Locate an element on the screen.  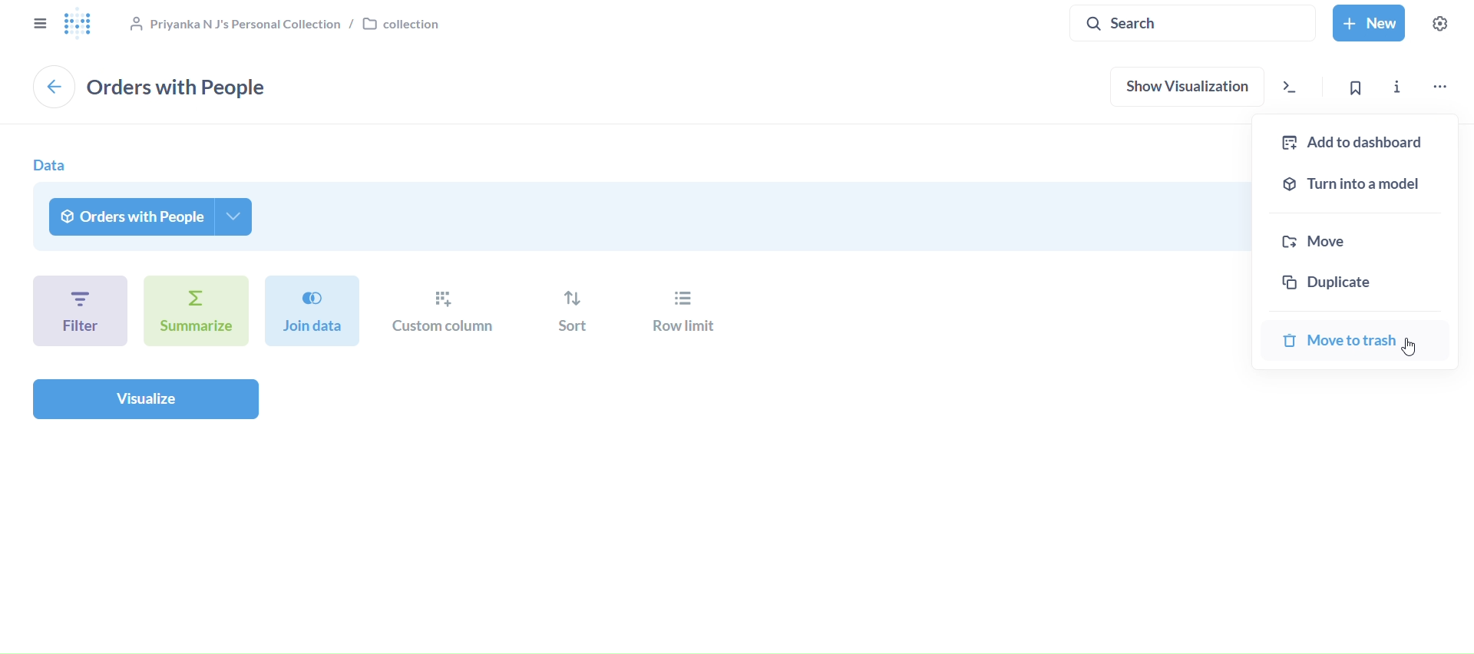
move, trash, and more is located at coordinates (1443, 87).